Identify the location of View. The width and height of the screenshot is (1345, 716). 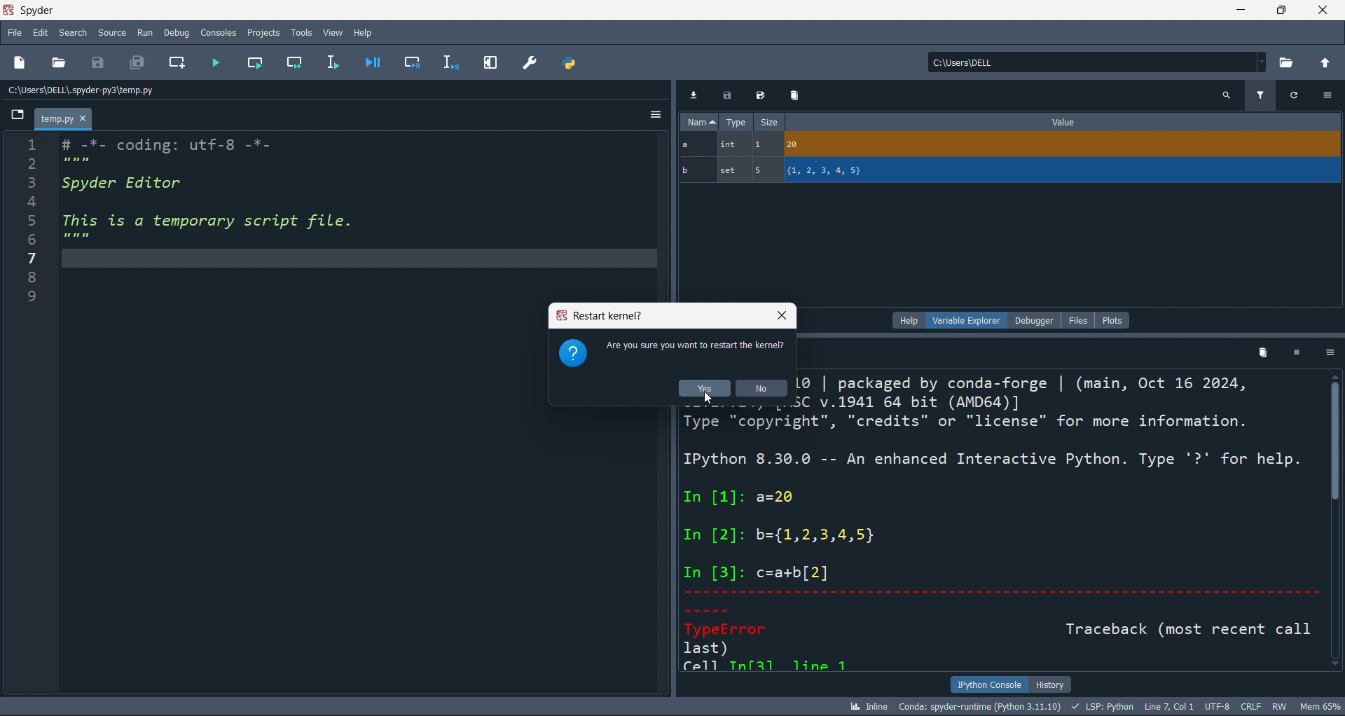
(331, 33).